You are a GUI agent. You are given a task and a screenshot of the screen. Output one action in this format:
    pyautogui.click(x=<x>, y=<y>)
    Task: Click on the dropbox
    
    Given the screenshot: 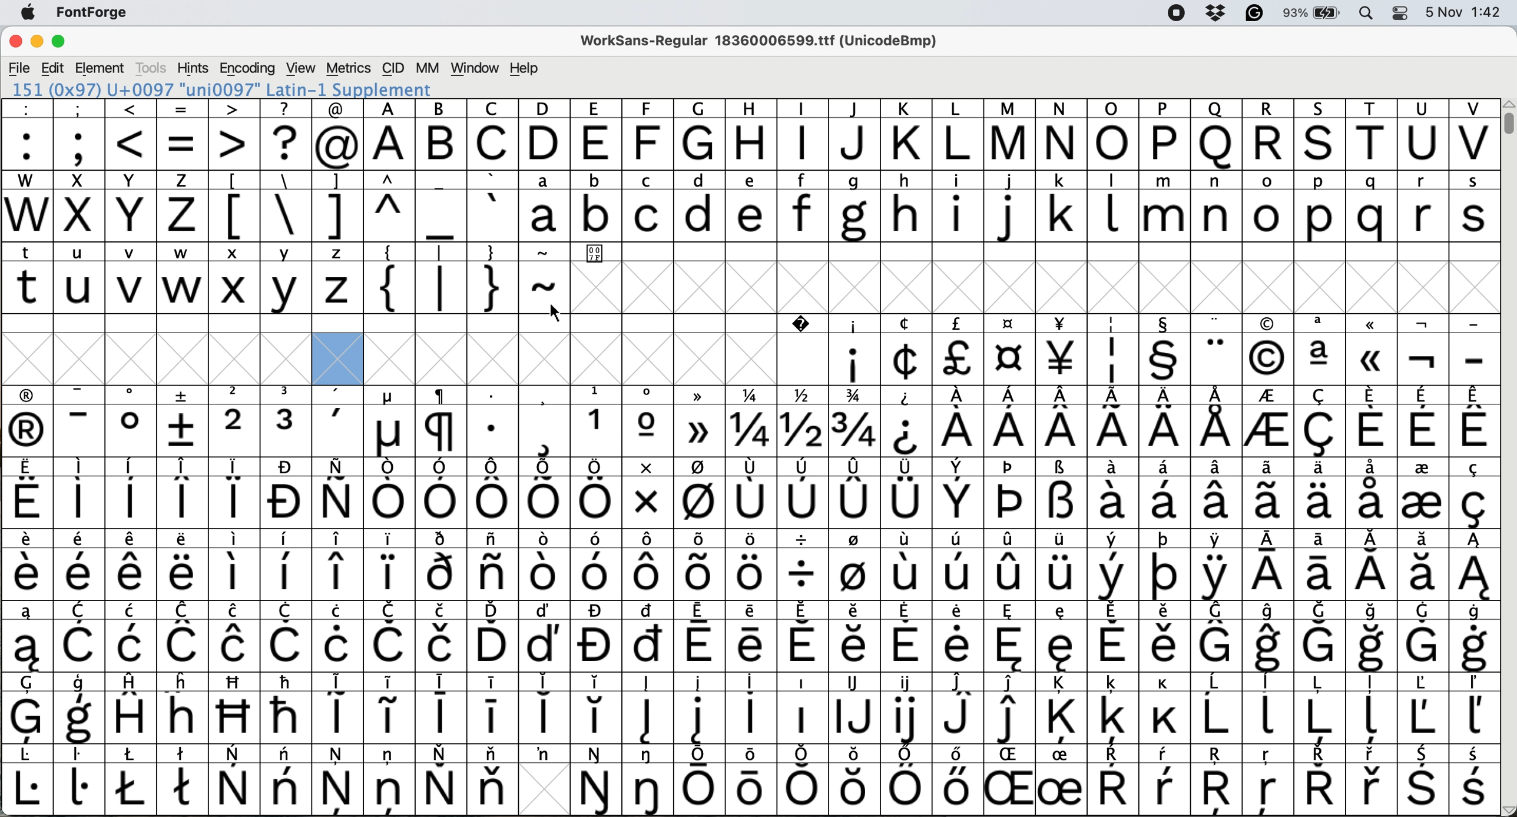 What is the action you would take?
    pyautogui.click(x=1212, y=13)
    